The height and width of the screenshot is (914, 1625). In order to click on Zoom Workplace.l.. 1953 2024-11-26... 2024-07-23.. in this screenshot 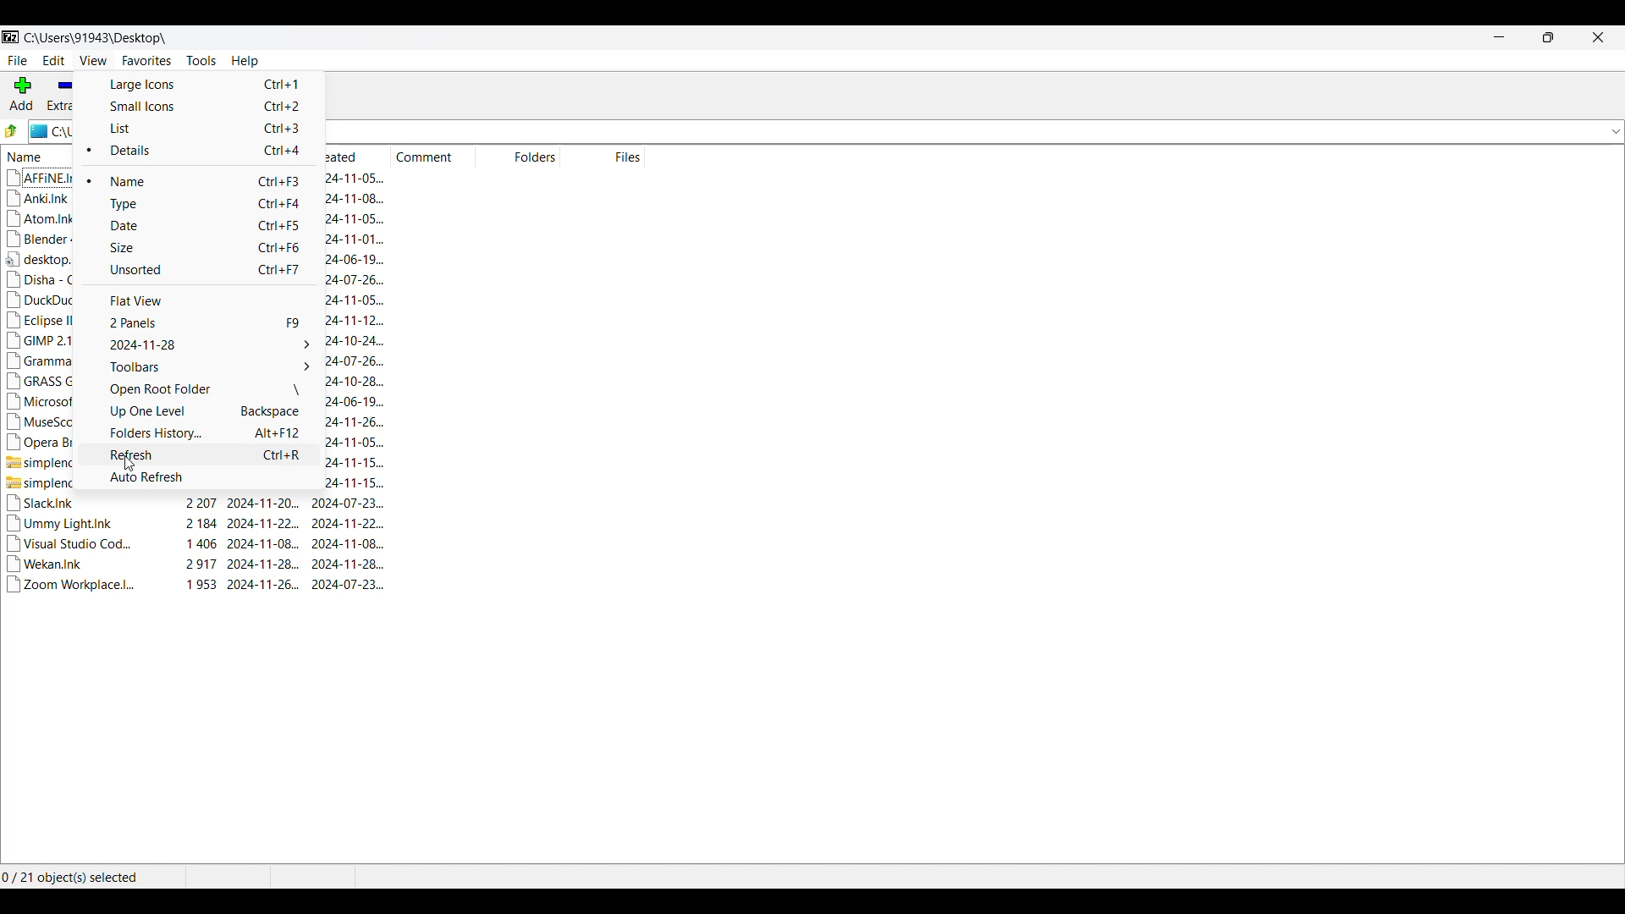, I will do `click(201, 590)`.